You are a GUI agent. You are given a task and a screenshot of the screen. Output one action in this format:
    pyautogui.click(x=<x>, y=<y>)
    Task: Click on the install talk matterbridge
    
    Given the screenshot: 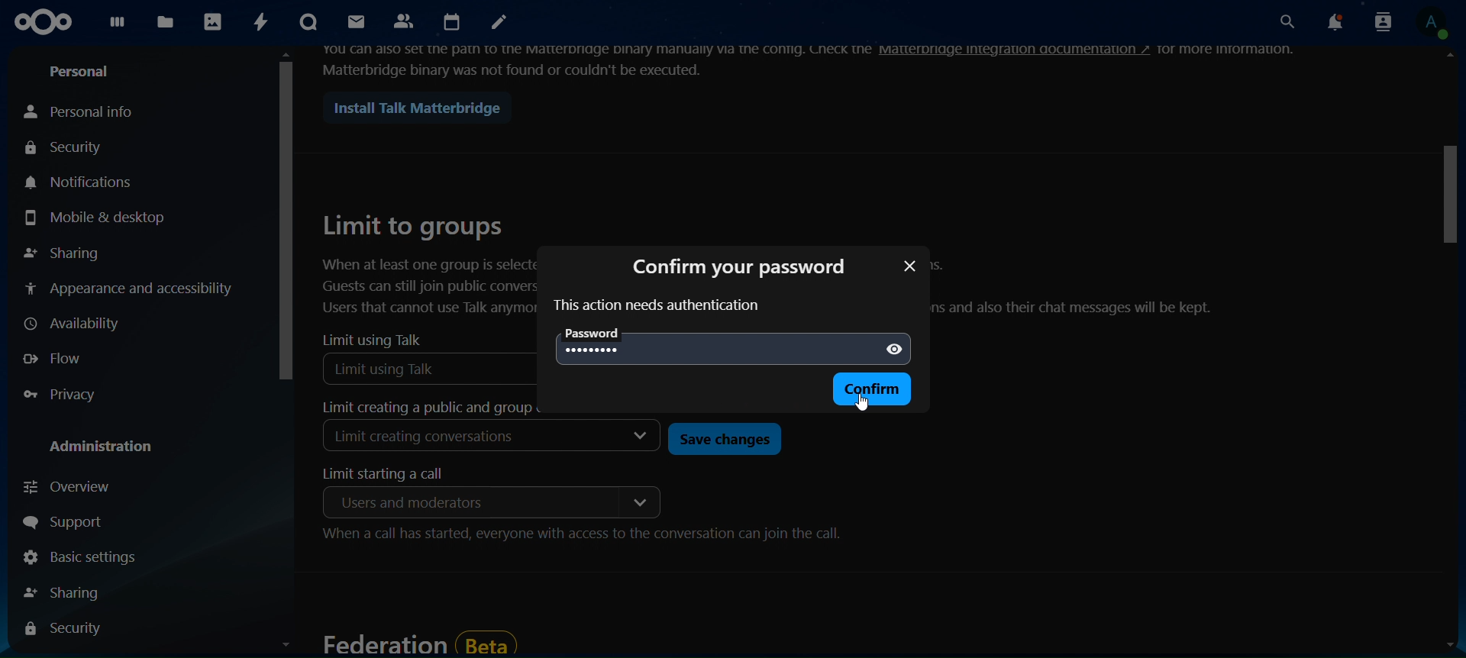 What is the action you would take?
    pyautogui.click(x=411, y=108)
    